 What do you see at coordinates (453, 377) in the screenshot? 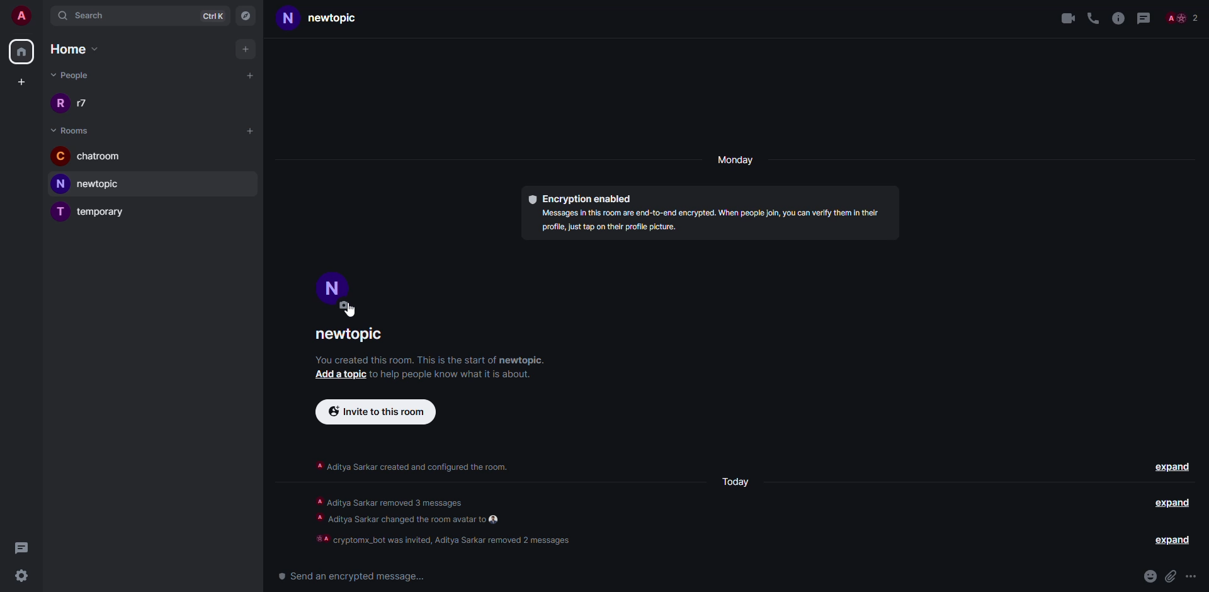
I see `info` at bounding box center [453, 377].